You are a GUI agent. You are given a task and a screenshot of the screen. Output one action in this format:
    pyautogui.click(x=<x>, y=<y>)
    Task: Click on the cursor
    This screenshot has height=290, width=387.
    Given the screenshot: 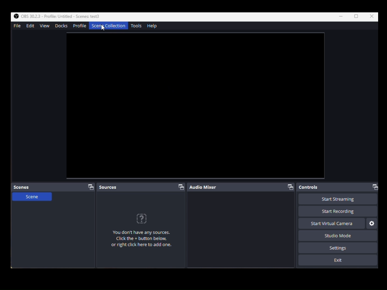 What is the action you would take?
    pyautogui.click(x=103, y=28)
    